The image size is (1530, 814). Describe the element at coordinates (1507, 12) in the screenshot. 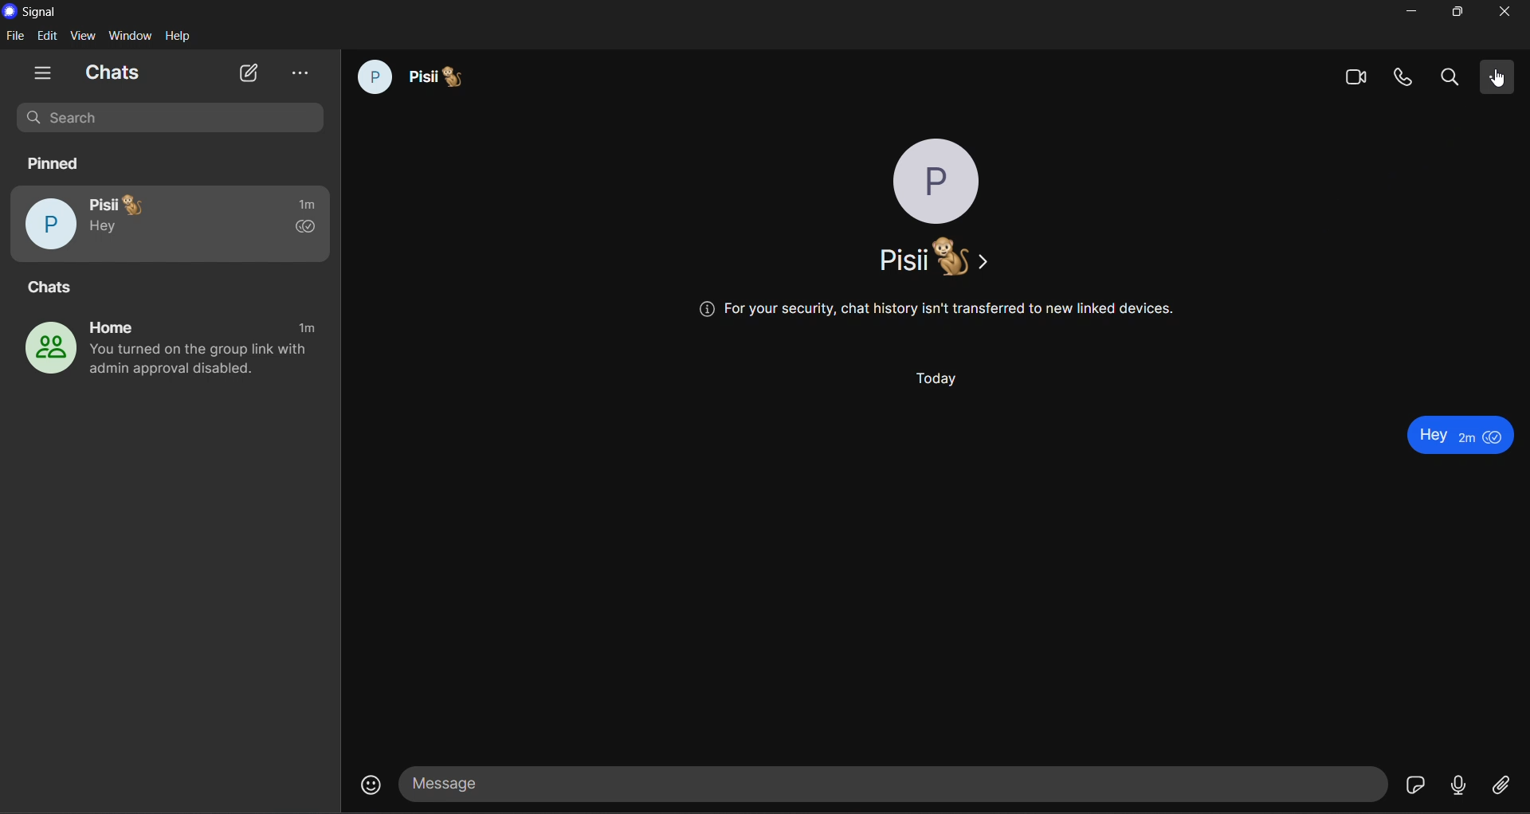

I see `close` at that location.